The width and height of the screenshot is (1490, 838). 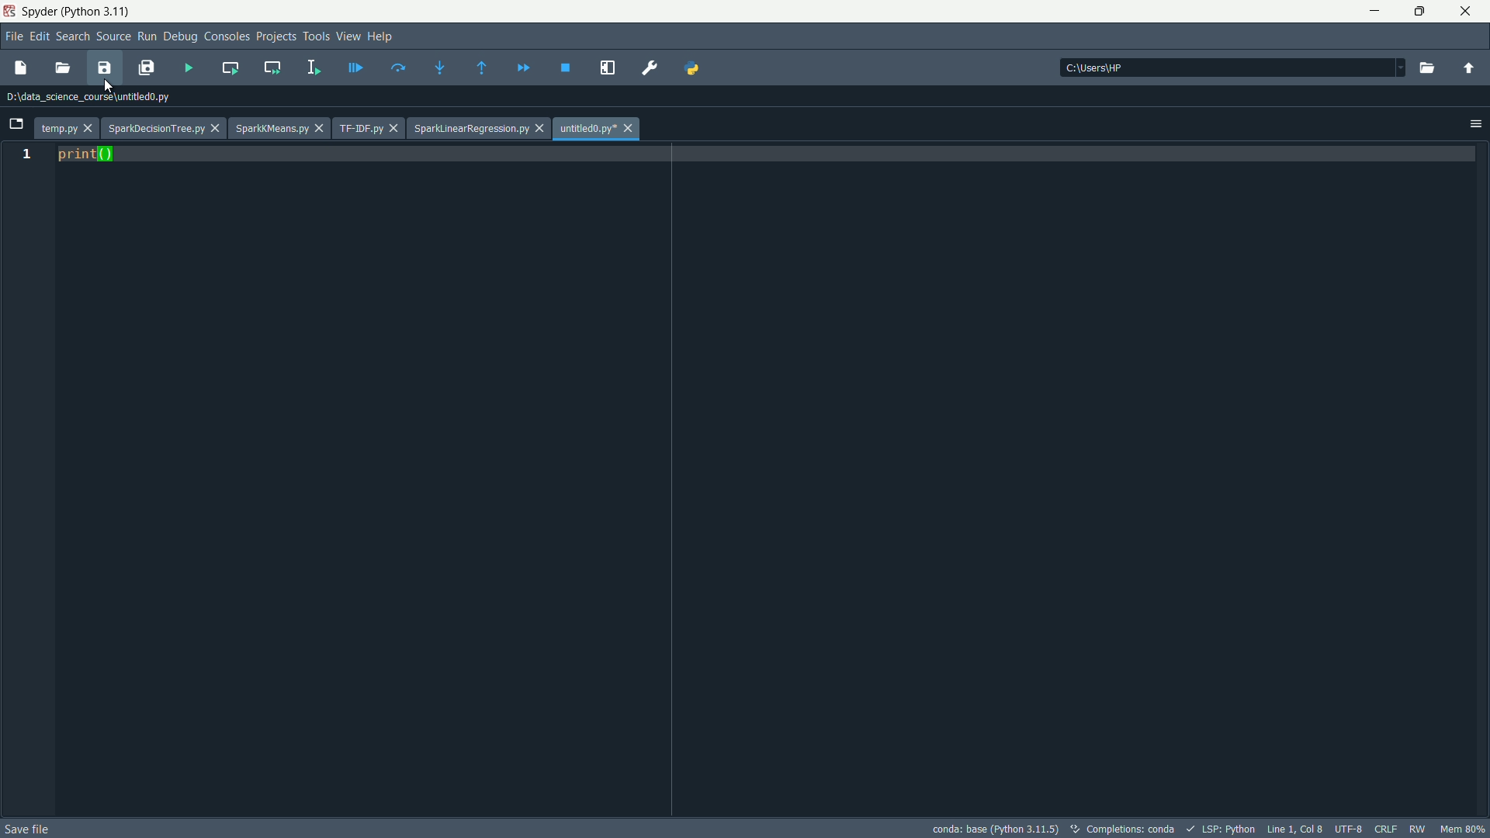 I want to click on open file, so click(x=64, y=68).